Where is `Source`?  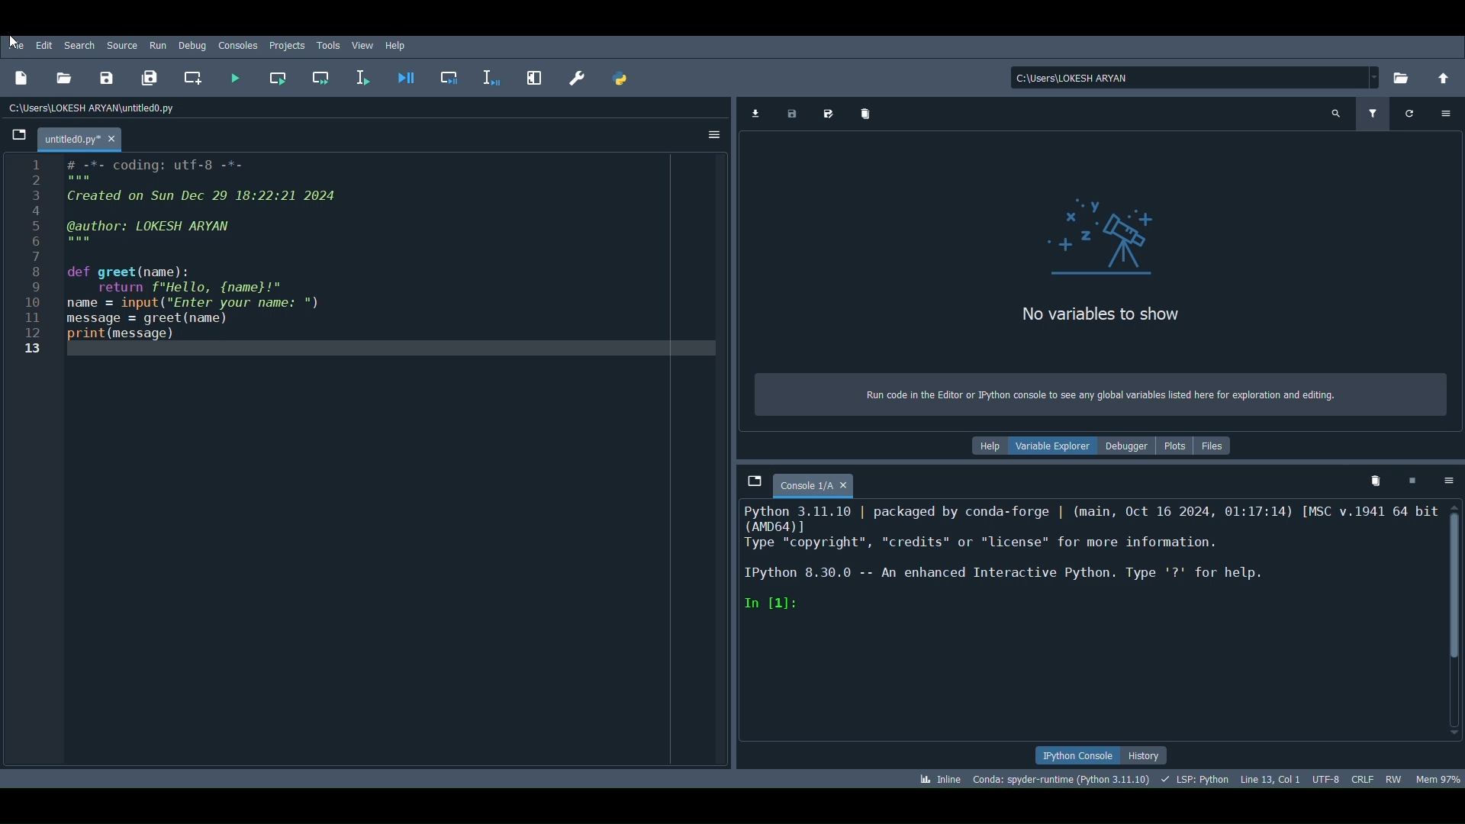
Source is located at coordinates (122, 45).